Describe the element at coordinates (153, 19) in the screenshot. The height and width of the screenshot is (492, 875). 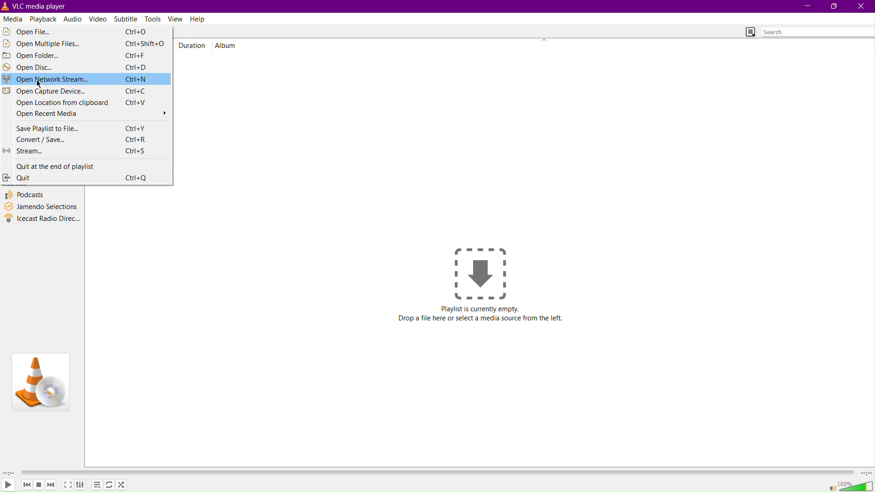
I see `Tools` at that location.